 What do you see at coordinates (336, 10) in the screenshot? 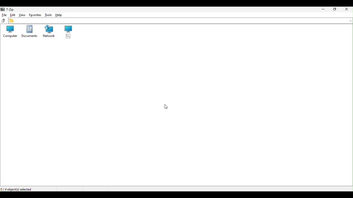
I see `restore ` at bounding box center [336, 10].